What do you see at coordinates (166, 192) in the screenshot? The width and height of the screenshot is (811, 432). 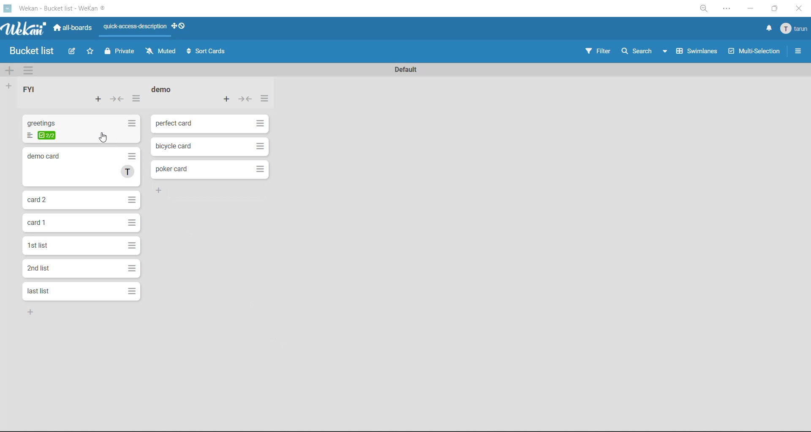 I see `add` at bounding box center [166, 192].